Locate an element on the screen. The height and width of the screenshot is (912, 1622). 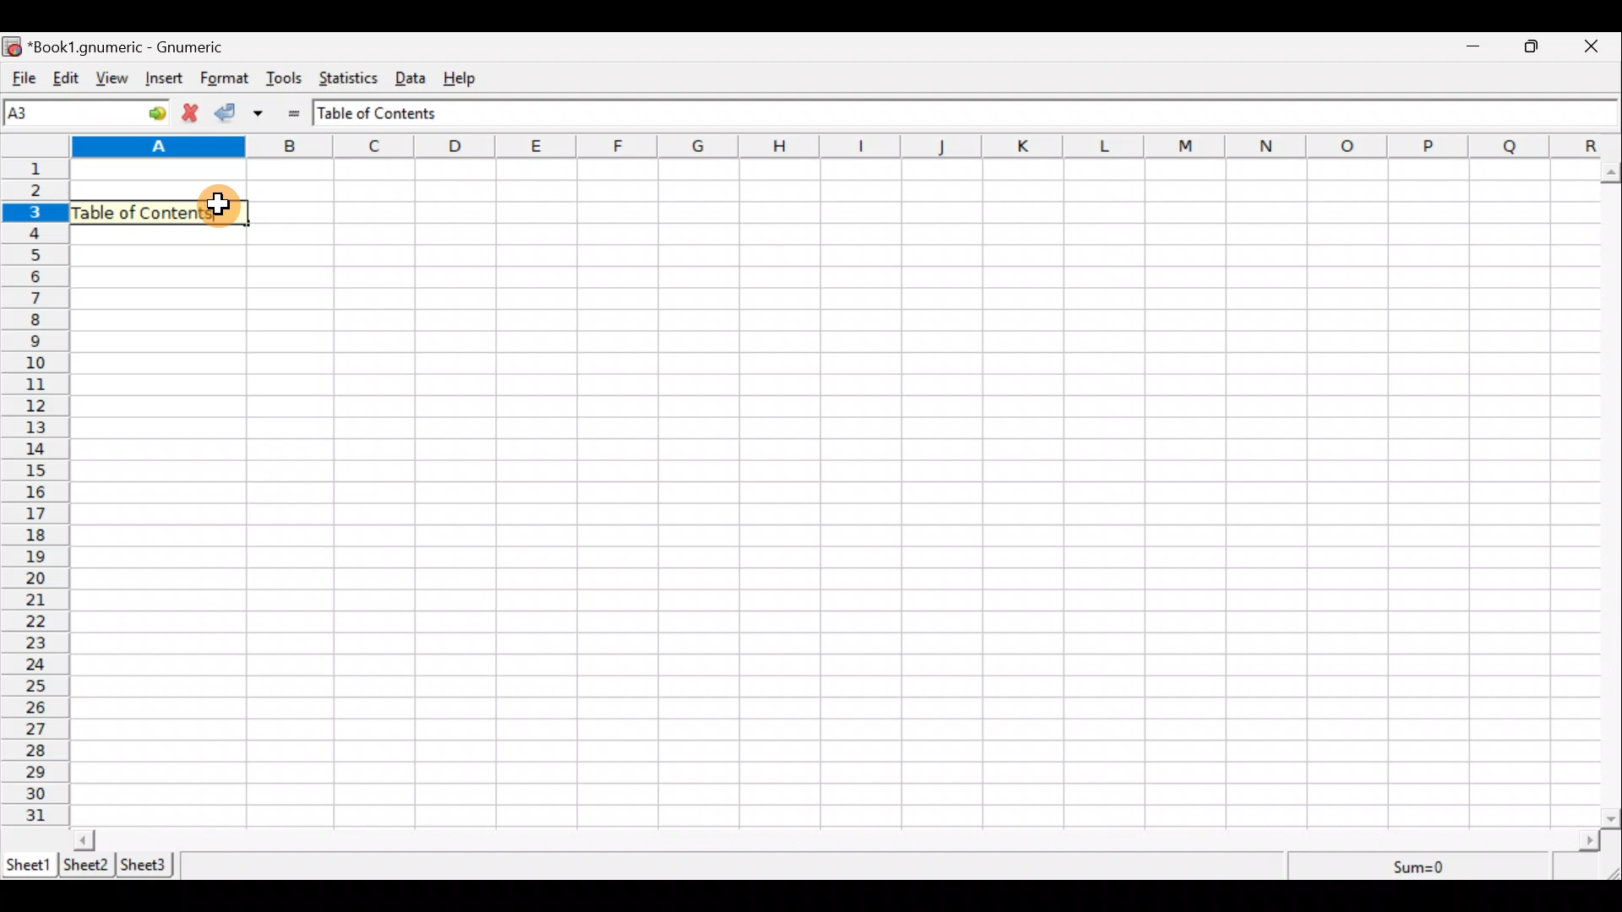
Cell name is located at coordinates (87, 112).